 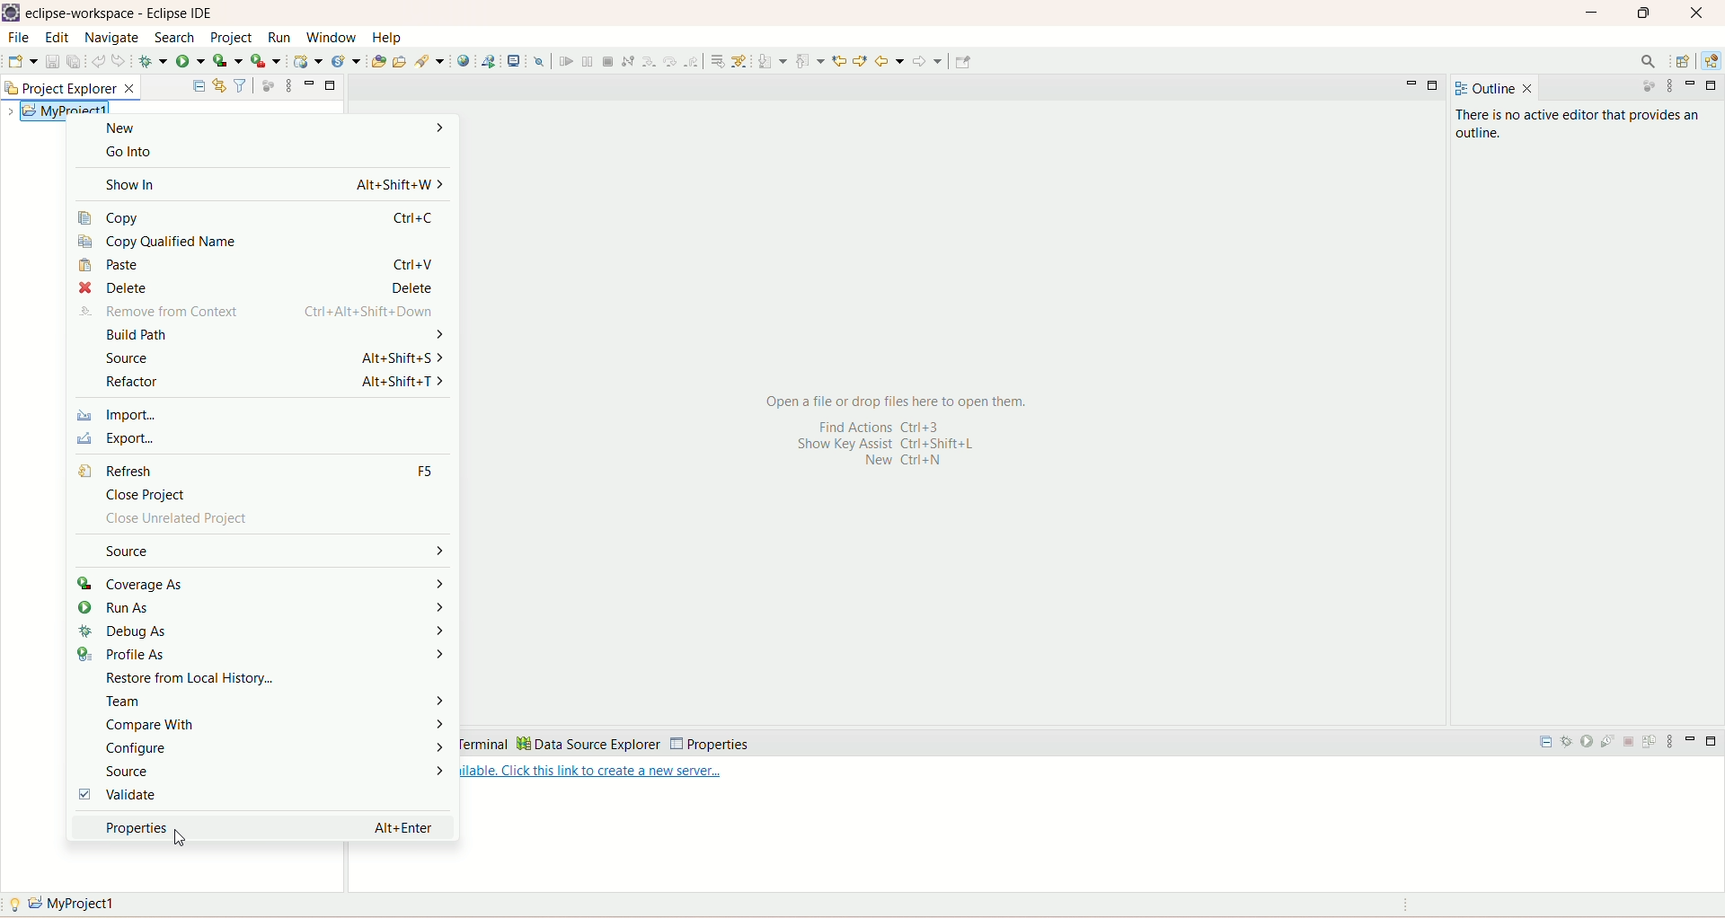 What do you see at coordinates (233, 38) in the screenshot?
I see `project` at bounding box center [233, 38].